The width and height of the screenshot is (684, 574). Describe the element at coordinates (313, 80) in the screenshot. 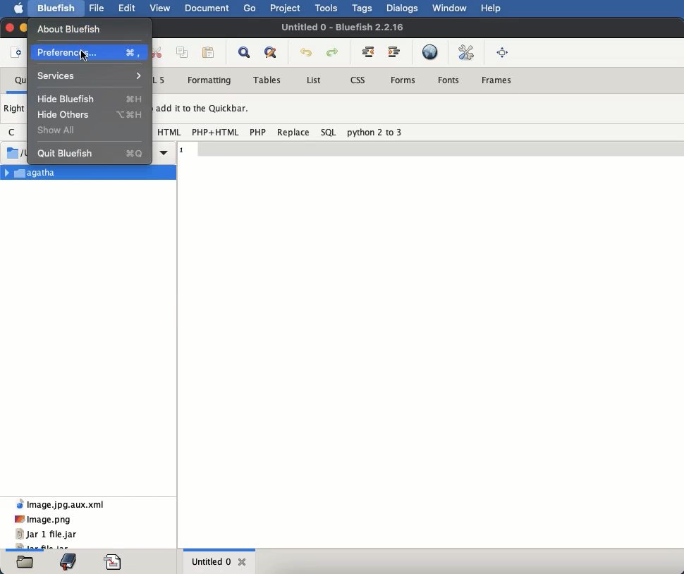

I see `list` at that location.